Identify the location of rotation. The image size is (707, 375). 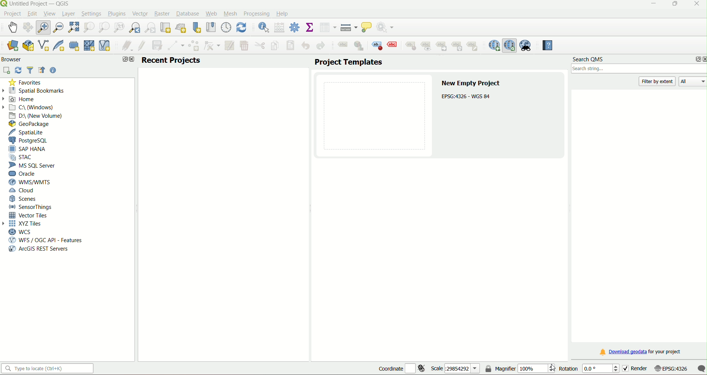
(588, 369).